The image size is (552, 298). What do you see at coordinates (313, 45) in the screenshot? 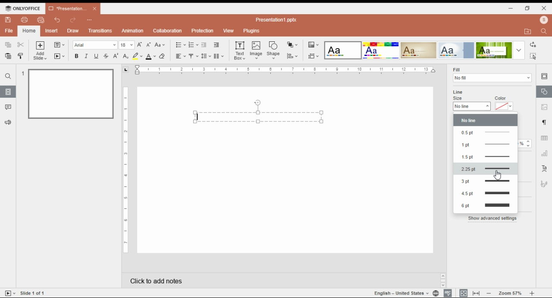
I see `color themes` at bounding box center [313, 45].